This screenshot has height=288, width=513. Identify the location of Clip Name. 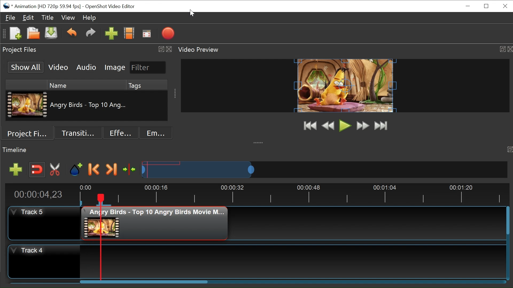
(89, 105).